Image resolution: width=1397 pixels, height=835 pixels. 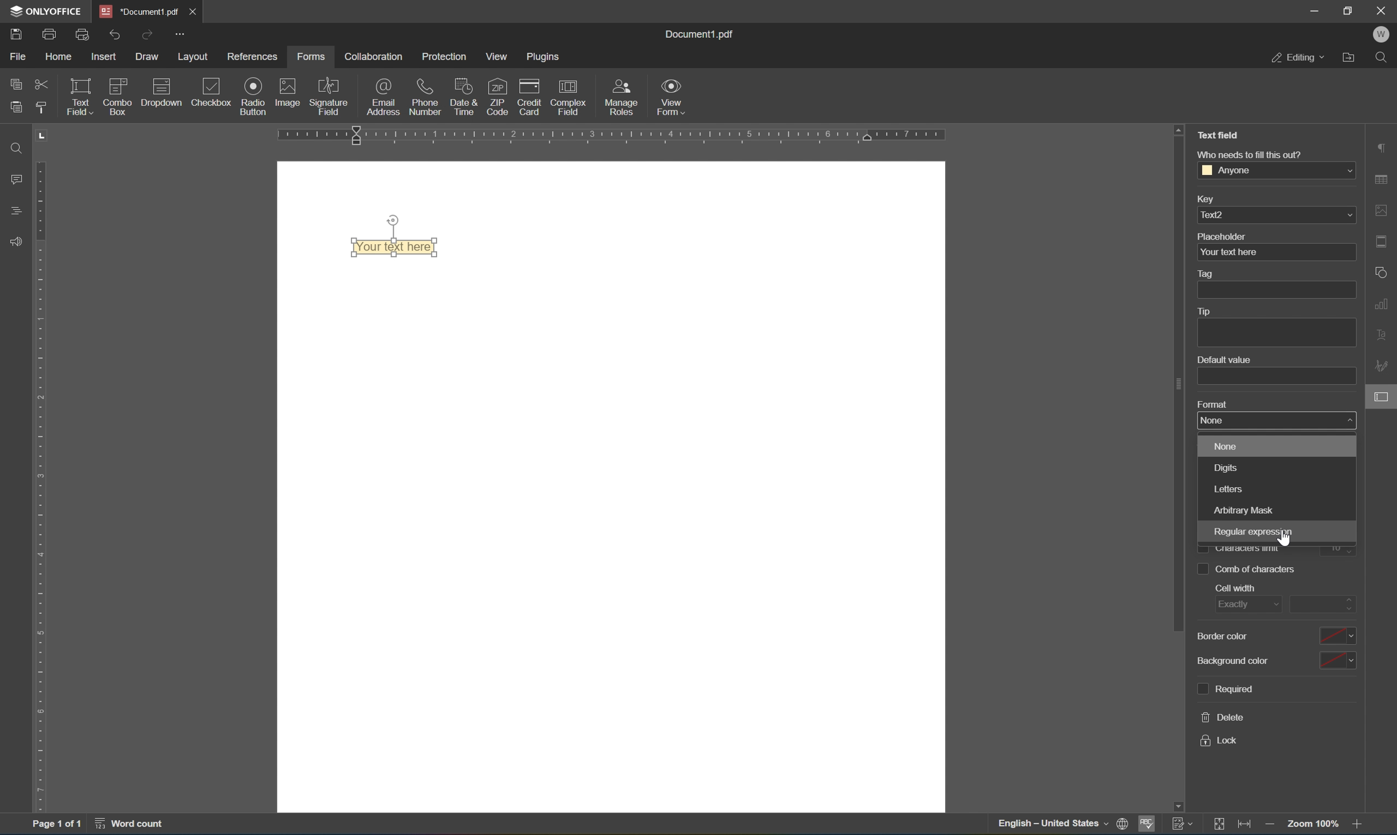 I want to click on your text here, so click(x=1229, y=252).